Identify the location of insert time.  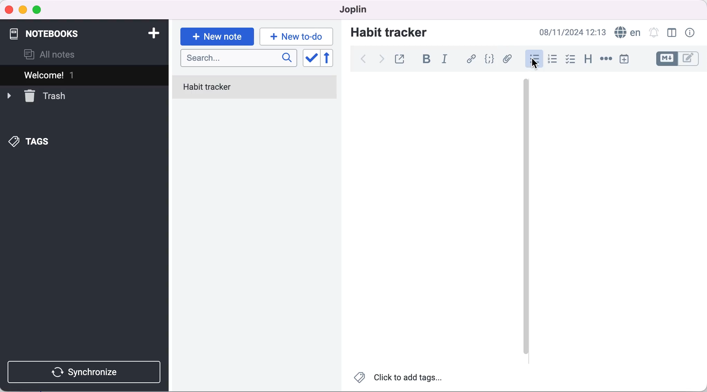
(624, 59).